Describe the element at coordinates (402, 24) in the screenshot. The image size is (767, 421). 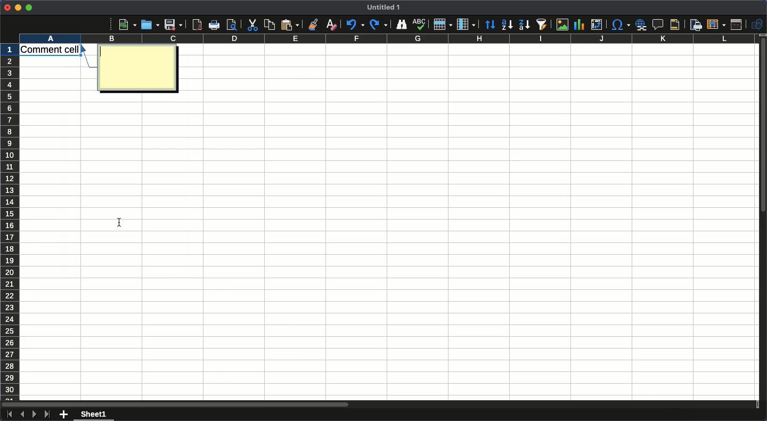
I see `Finder` at that location.